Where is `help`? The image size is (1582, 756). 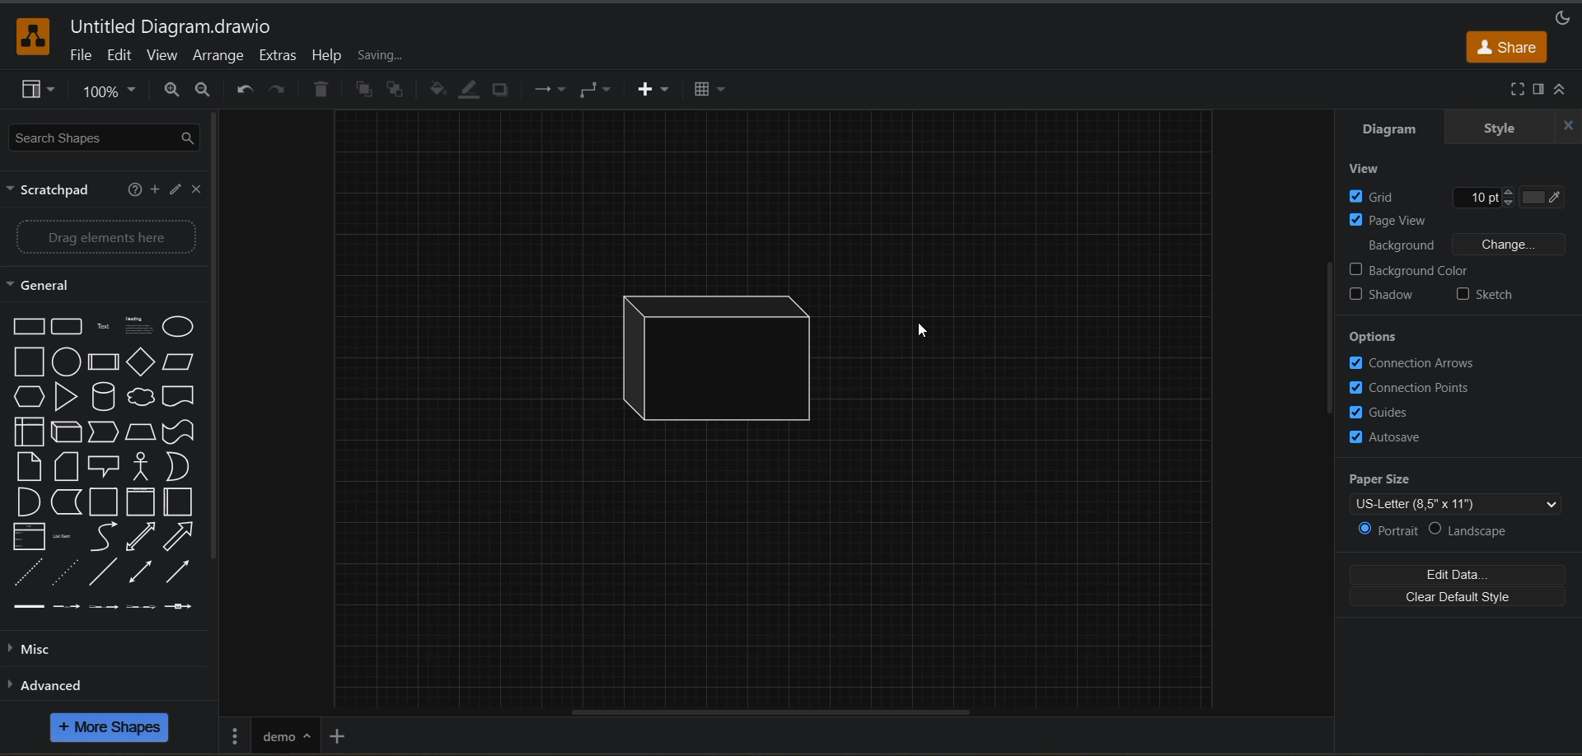
help is located at coordinates (329, 58).